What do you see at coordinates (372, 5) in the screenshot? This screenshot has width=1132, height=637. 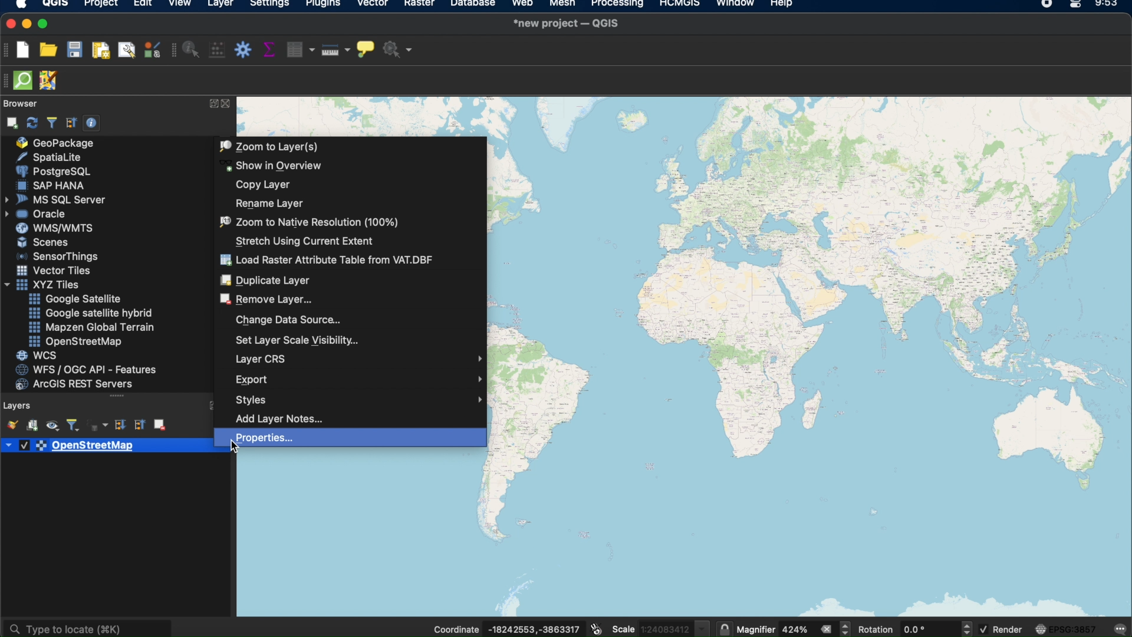 I see `vector` at bounding box center [372, 5].